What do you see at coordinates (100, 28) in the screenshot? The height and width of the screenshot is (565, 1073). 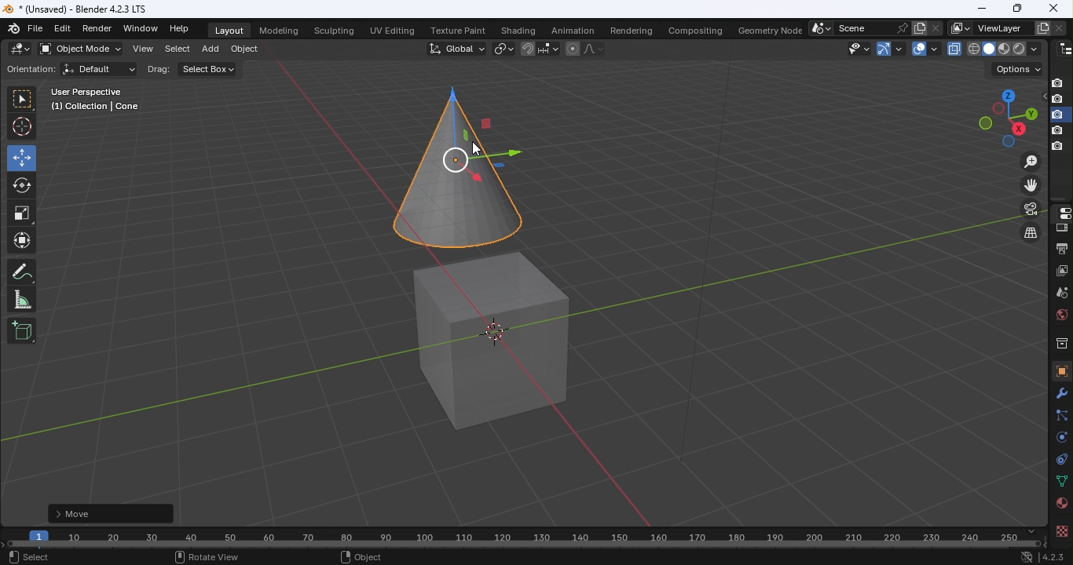 I see `Render` at bounding box center [100, 28].